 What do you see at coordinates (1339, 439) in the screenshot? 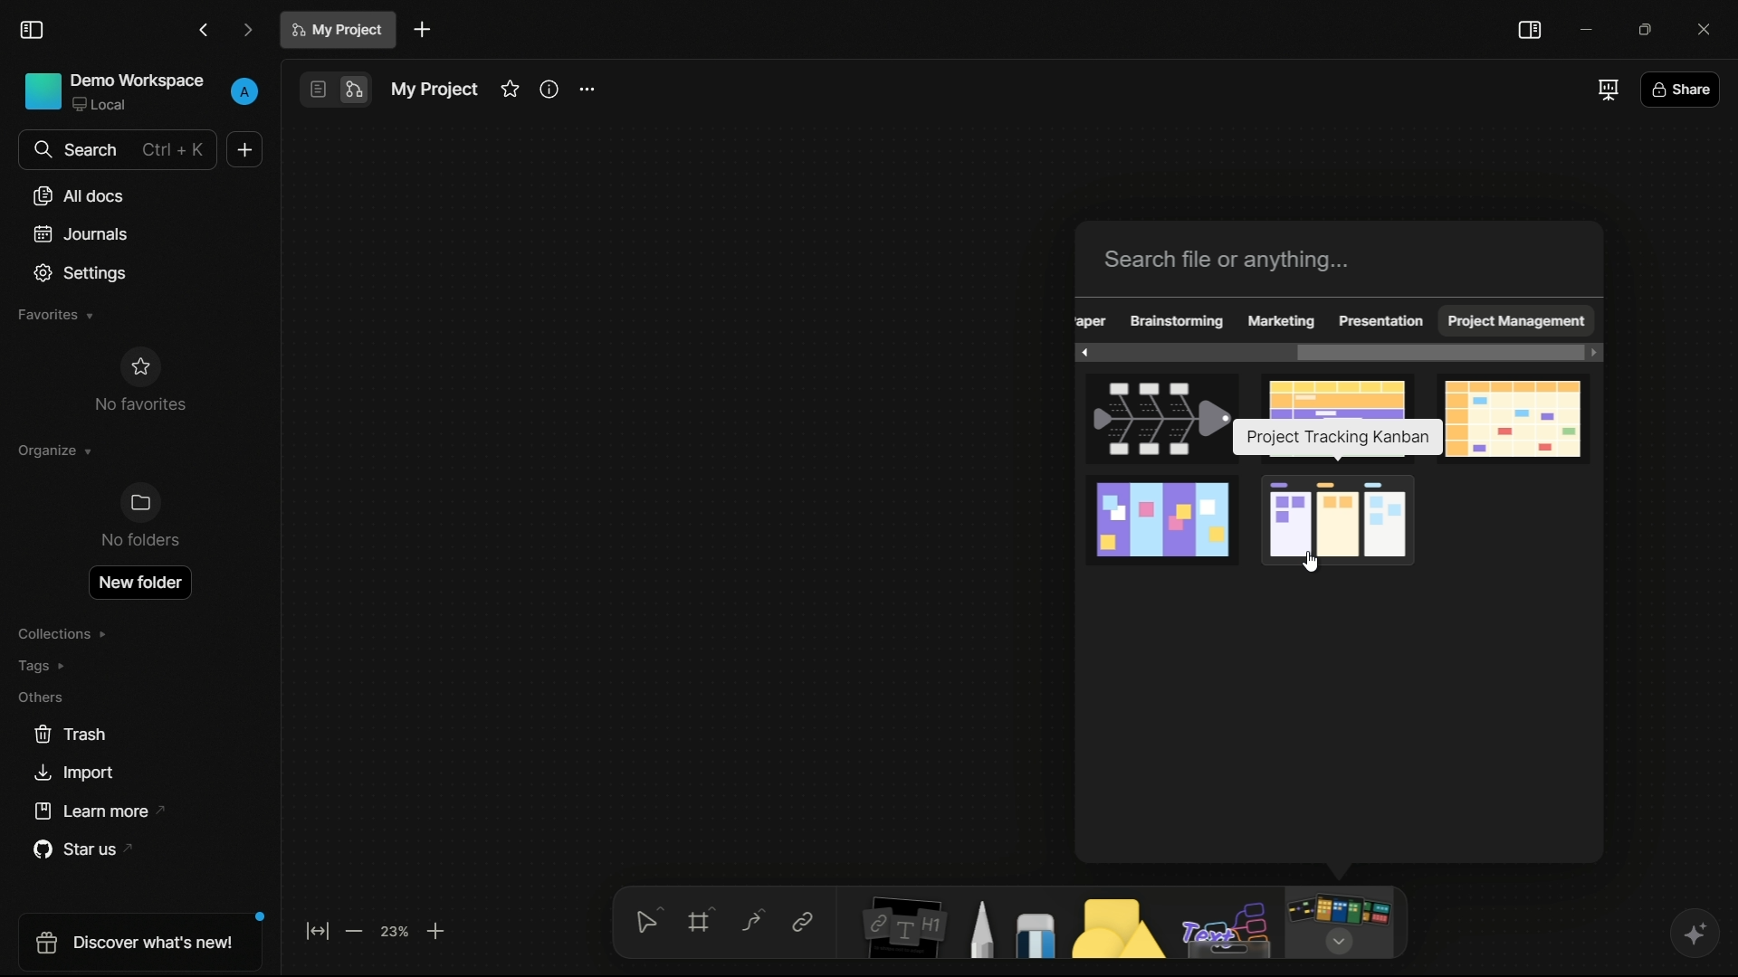
I see `pop up` at bounding box center [1339, 439].